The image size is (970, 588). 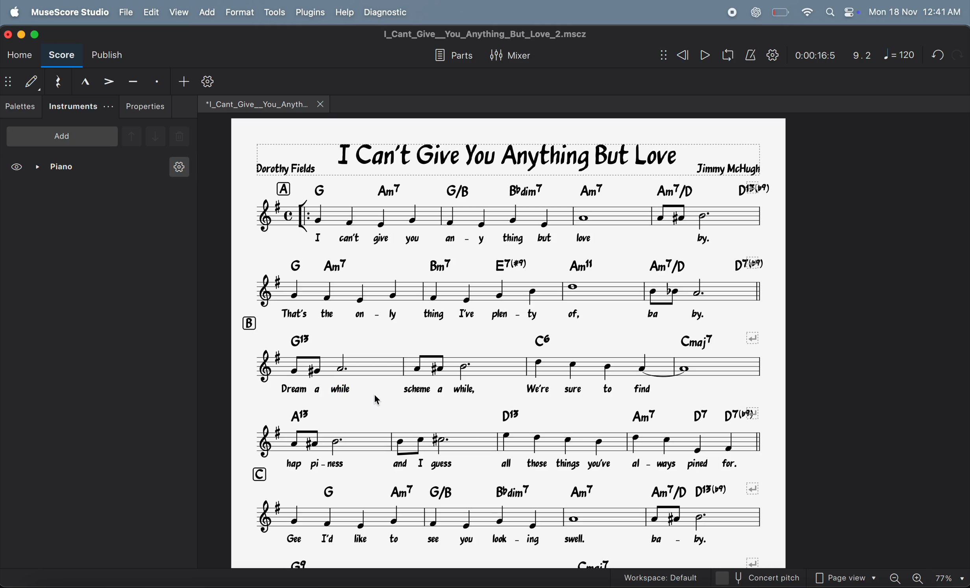 I want to click on date and time, so click(x=917, y=12).